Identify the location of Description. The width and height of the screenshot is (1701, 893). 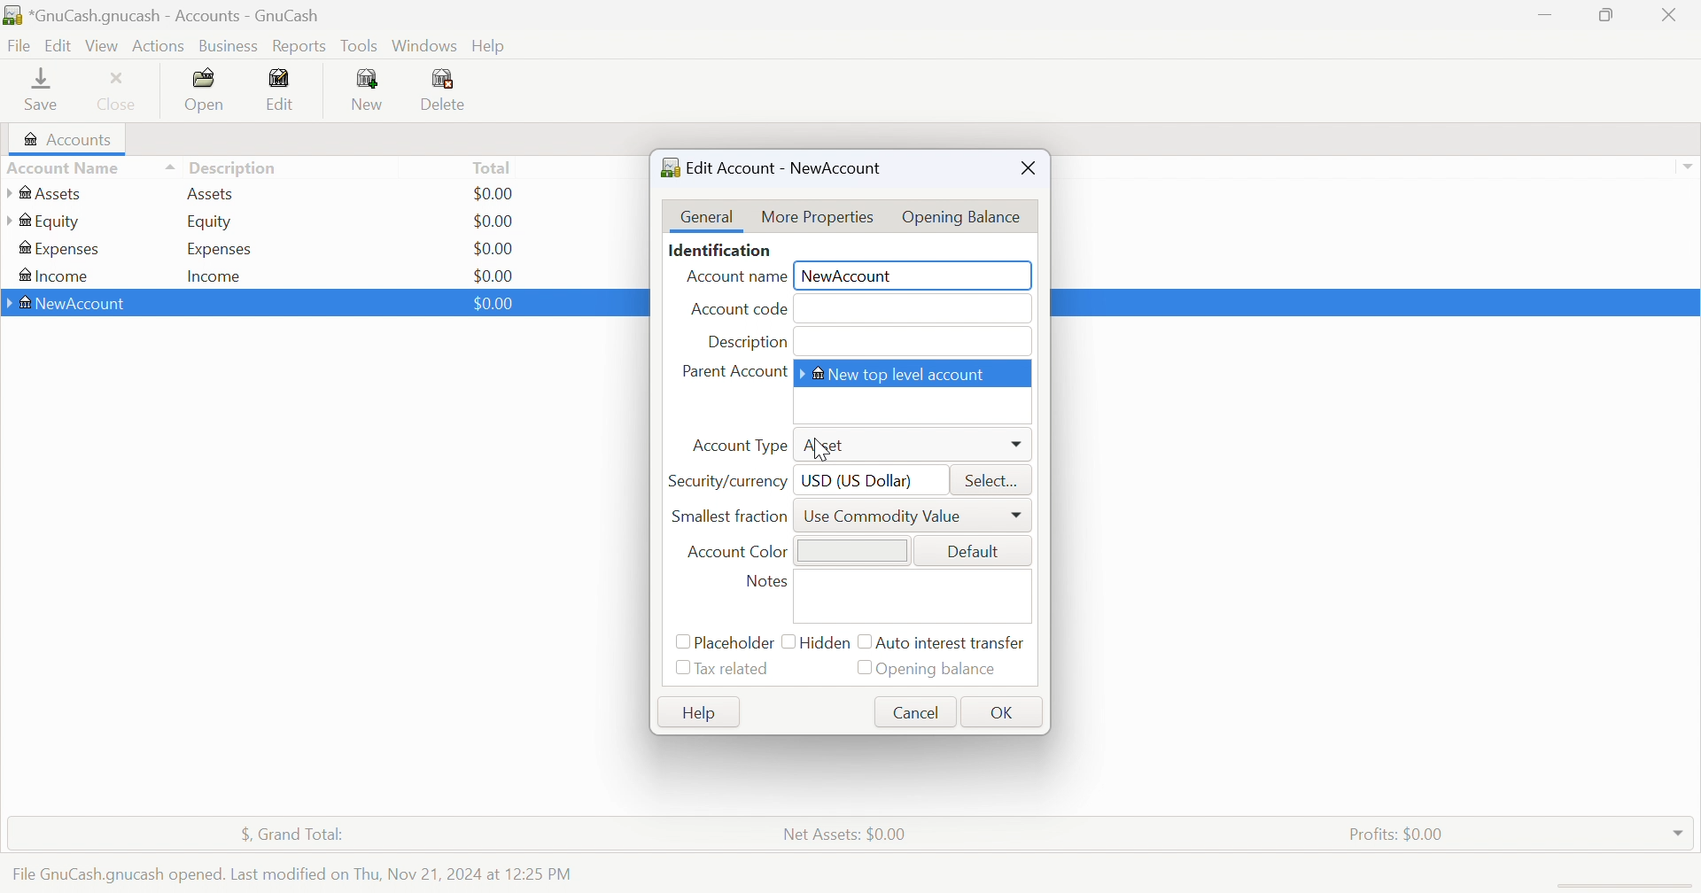
(234, 168).